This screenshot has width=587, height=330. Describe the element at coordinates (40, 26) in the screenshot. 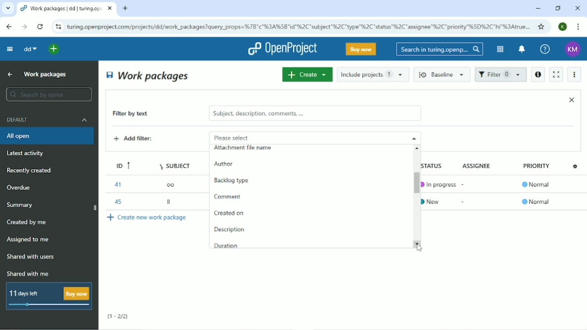

I see `Reload this page` at that location.